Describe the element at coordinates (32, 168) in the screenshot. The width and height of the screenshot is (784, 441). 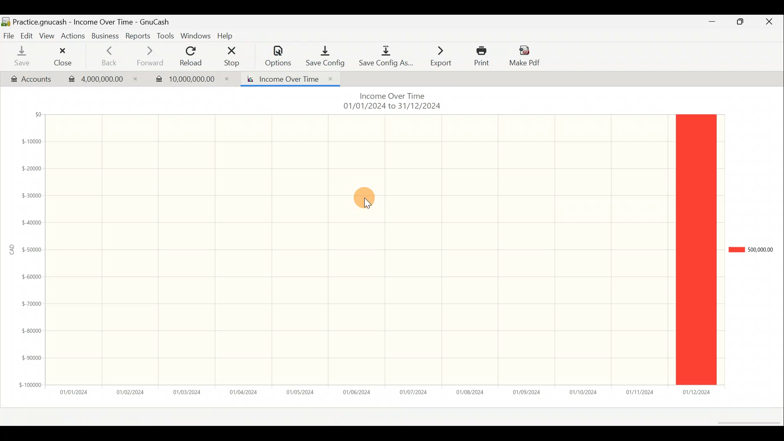
I see `$-20000` at that location.